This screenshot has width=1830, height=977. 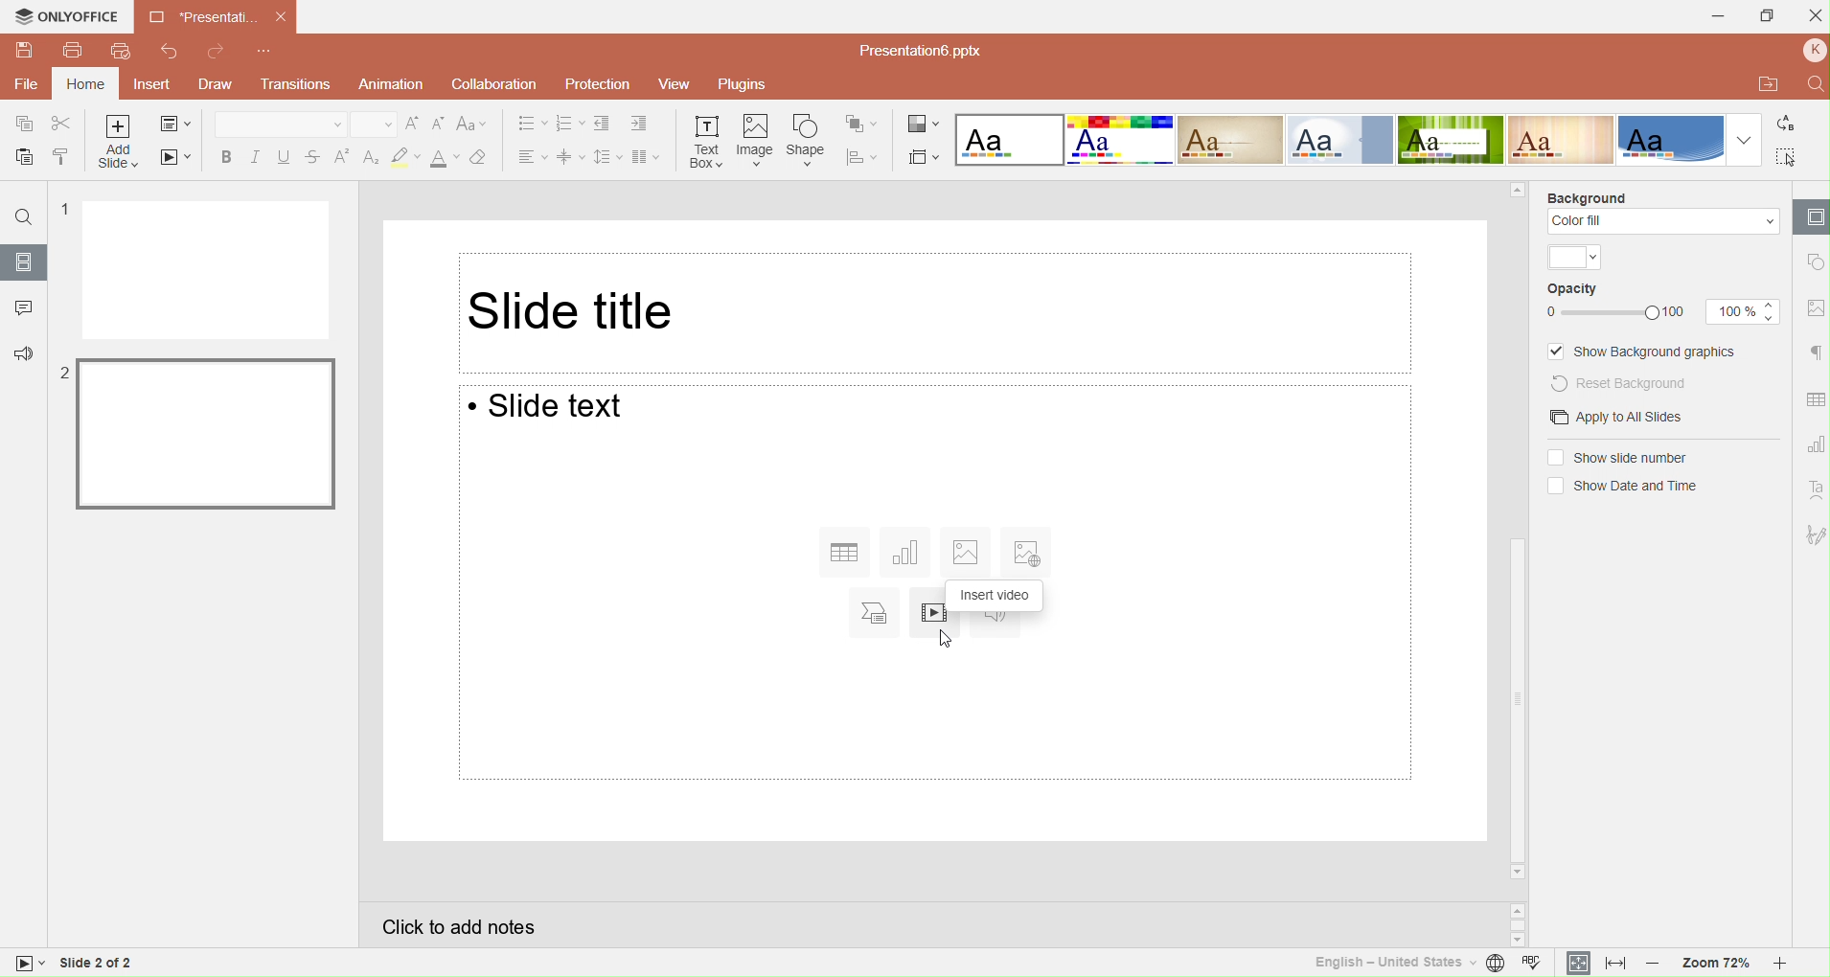 What do you see at coordinates (597, 84) in the screenshot?
I see `Protection` at bounding box center [597, 84].